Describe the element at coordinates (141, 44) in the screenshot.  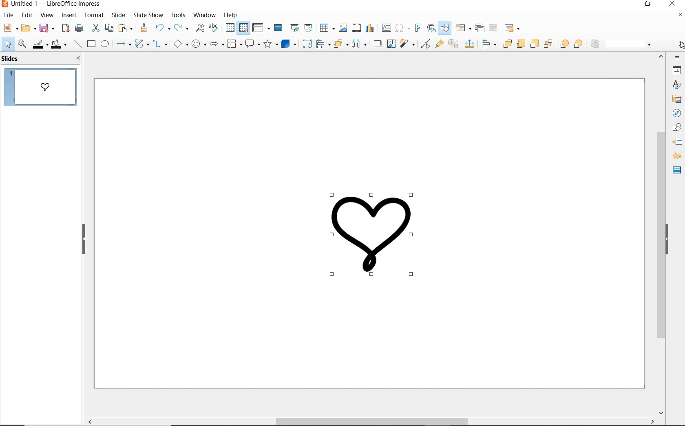
I see `curves & polygons` at that location.